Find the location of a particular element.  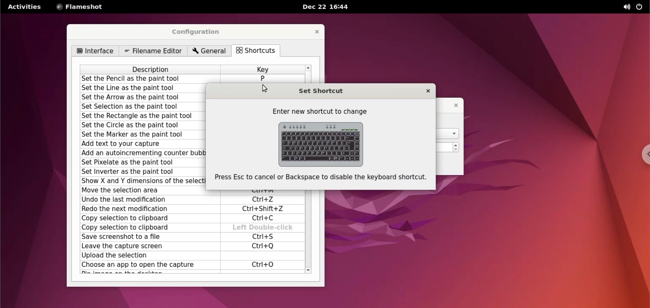

keyboard icon is located at coordinates (324, 144).